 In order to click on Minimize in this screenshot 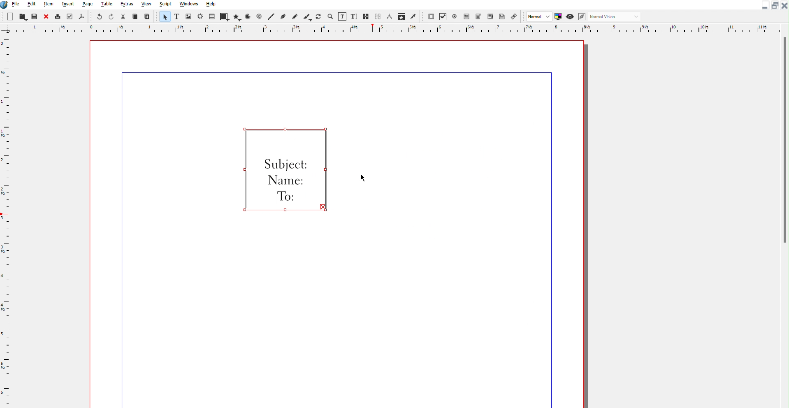, I will do `click(763, 5)`.